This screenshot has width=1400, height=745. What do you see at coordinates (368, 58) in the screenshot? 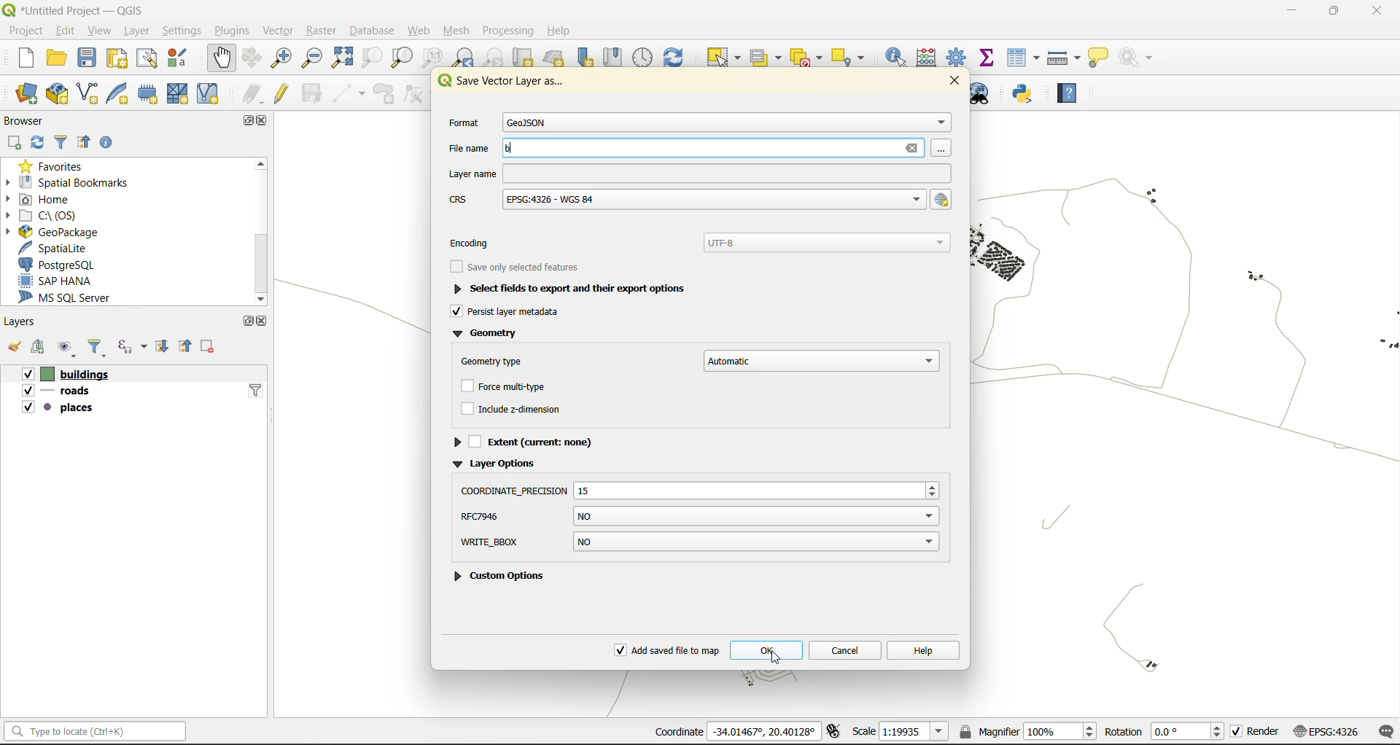
I see `zoom selection` at bounding box center [368, 58].